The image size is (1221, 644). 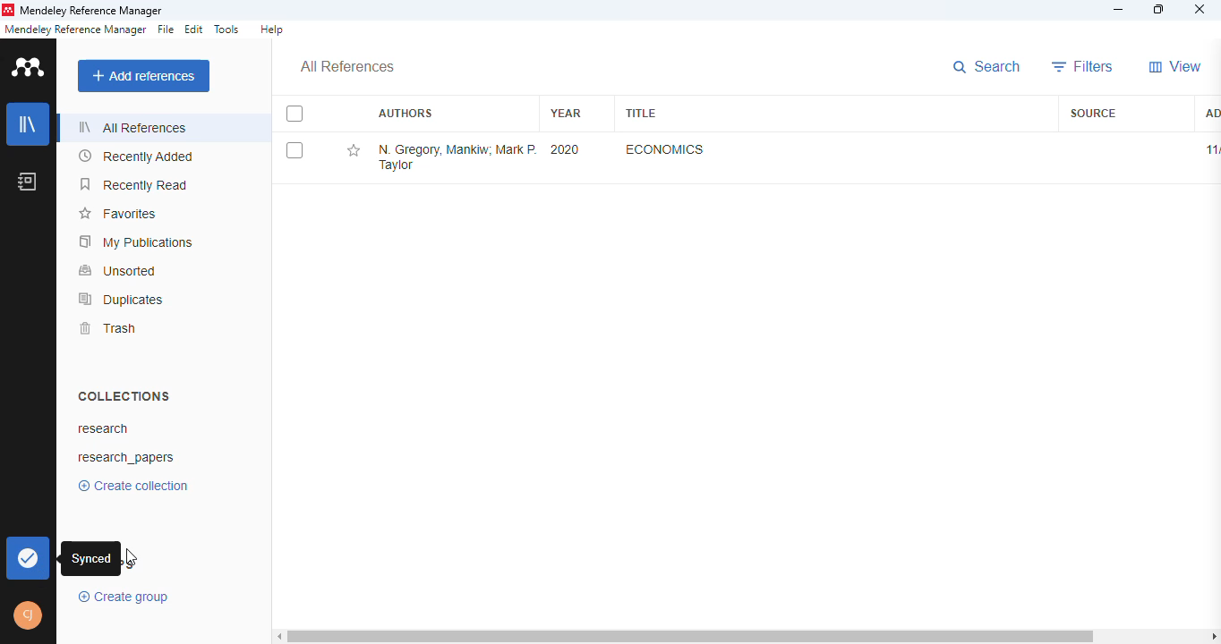 What do you see at coordinates (136, 184) in the screenshot?
I see `recently read` at bounding box center [136, 184].